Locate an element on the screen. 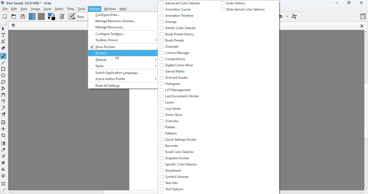 This screenshot has width=368, height=194. crop the image to an area is located at coordinates (4, 135).